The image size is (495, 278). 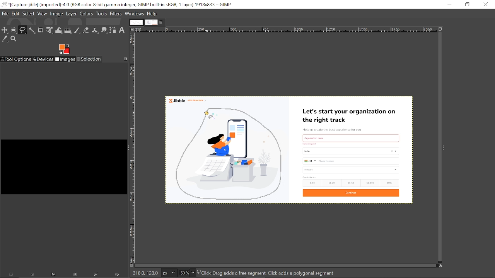 What do you see at coordinates (104, 30) in the screenshot?
I see `Smudge tool` at bounding box center [104, 30].